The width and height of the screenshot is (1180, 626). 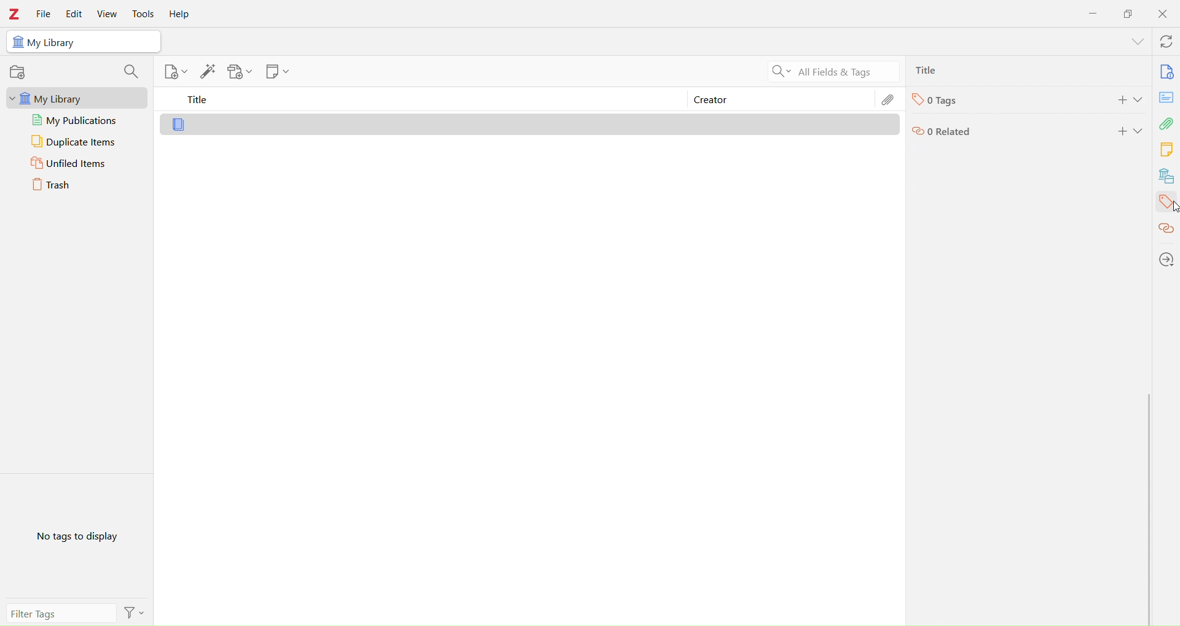 I want to click on Library tools bar, so click(x=1166, y=161).